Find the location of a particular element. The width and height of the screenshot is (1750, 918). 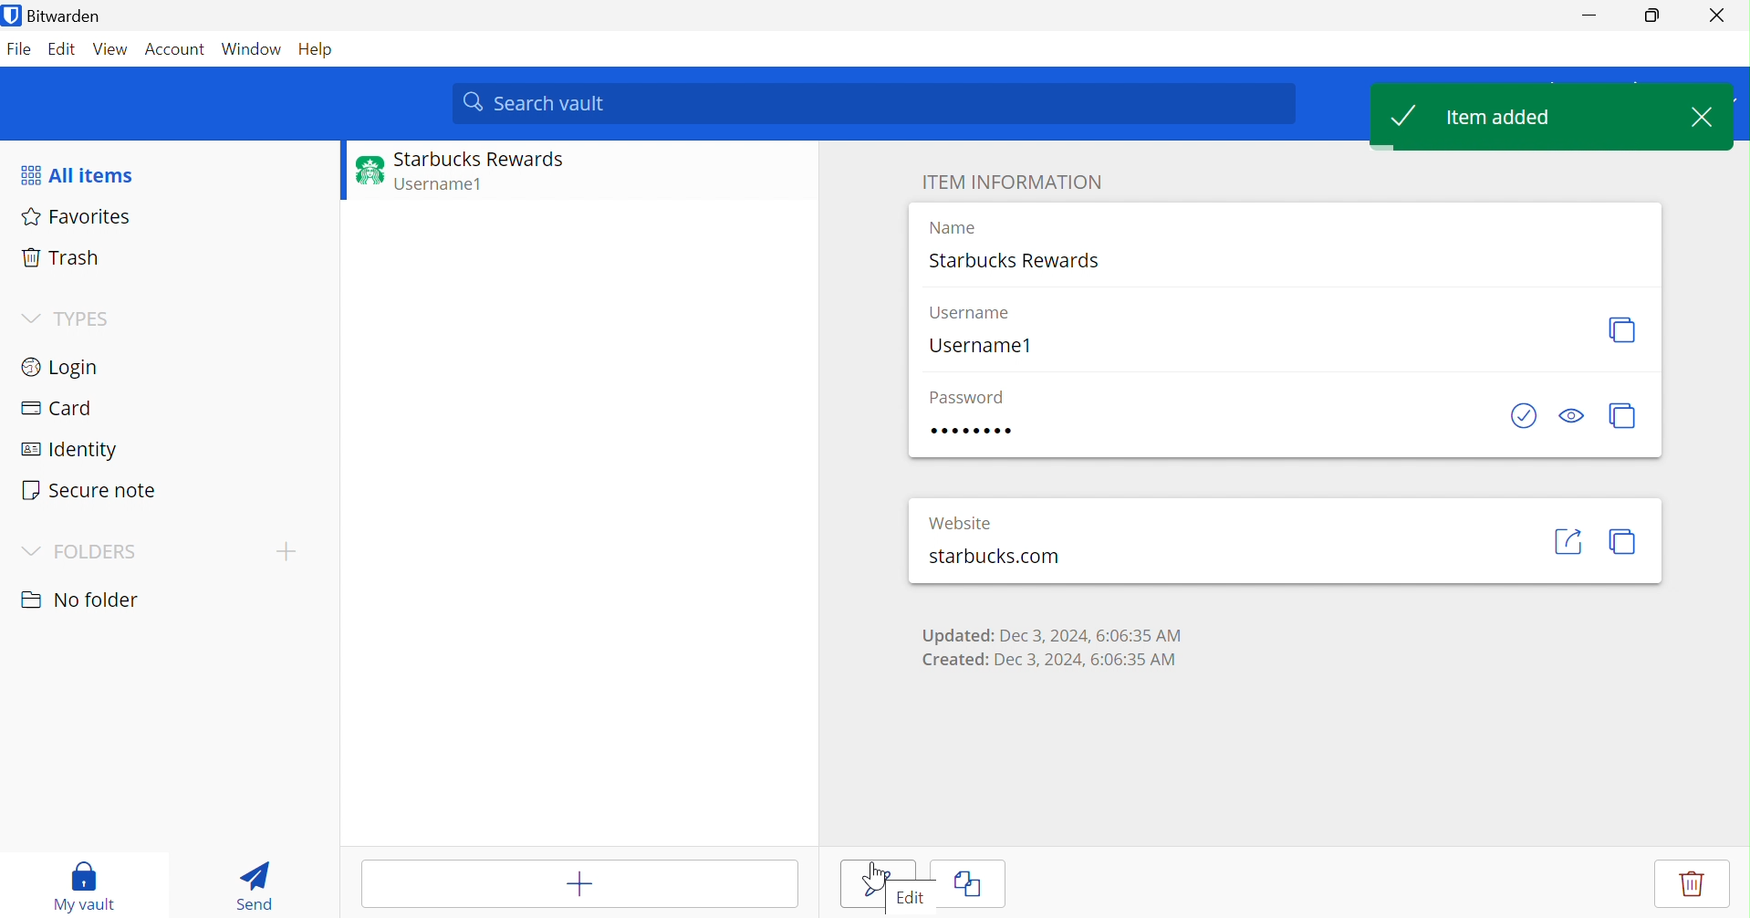

No folder is located at coordinates (81, 602).